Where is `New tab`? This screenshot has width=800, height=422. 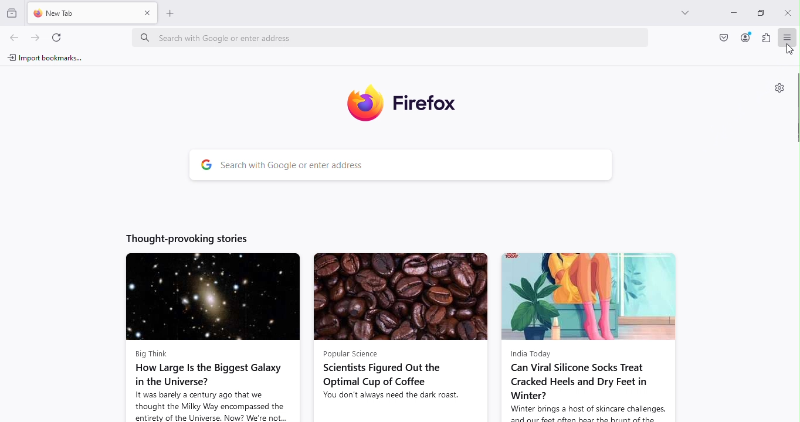
New tab is located at coordinates (80, 12).